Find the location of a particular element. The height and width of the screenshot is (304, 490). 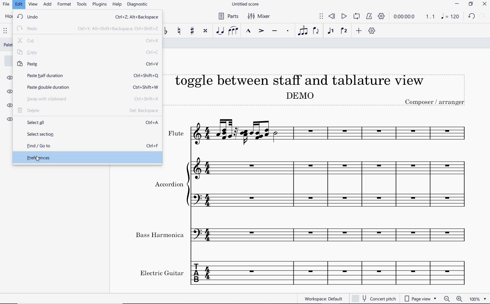

redo is located at coordinates (87, 28).